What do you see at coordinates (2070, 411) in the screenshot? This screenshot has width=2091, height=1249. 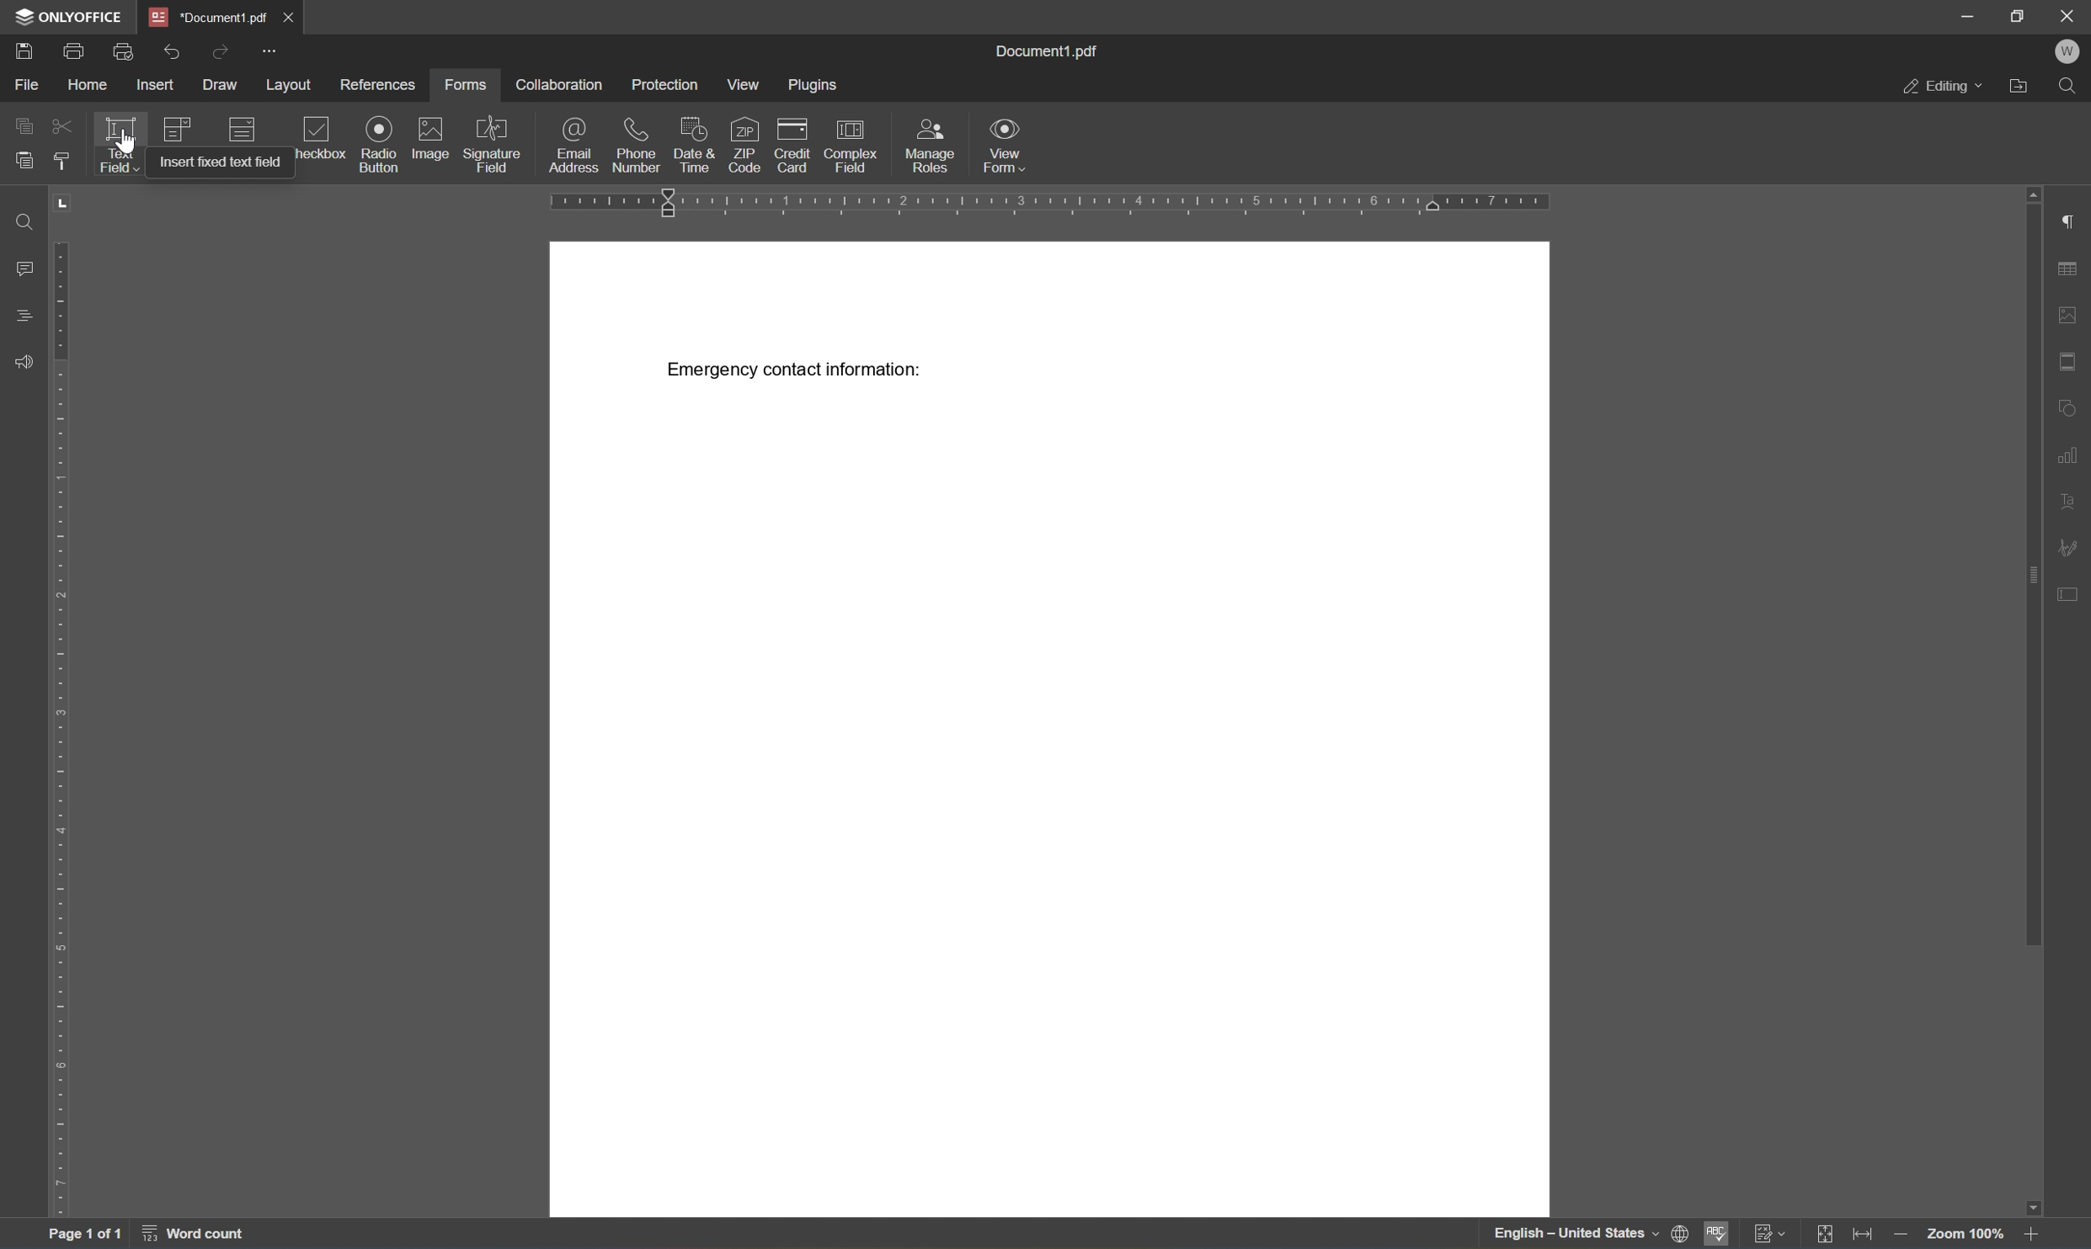 I see `shape settings` at bounding box center [2070, 411].